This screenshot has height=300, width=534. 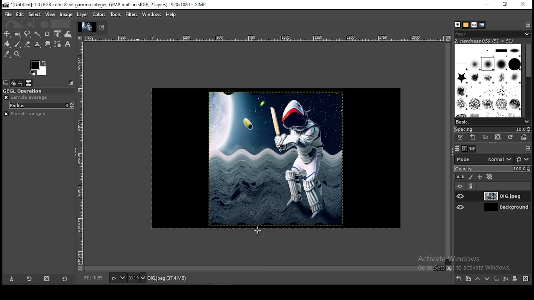 What do you see at coordinates (465, 149) in the screenshot?
I see `channels ` at bounding box center [465, 149].